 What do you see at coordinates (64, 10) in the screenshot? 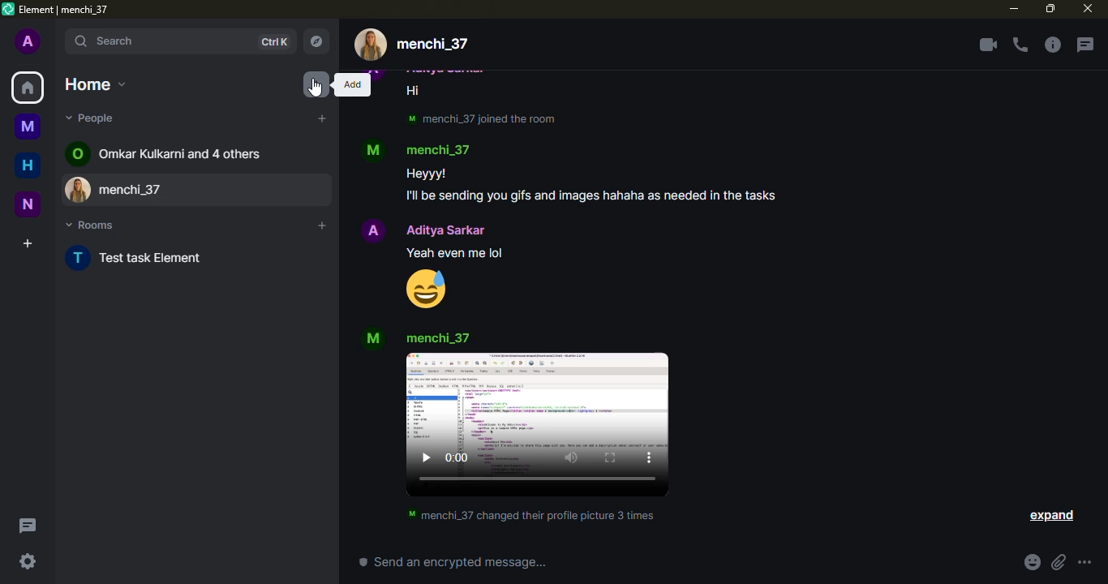
I see `Element | menchi_37` at bounding box center [64, 10].